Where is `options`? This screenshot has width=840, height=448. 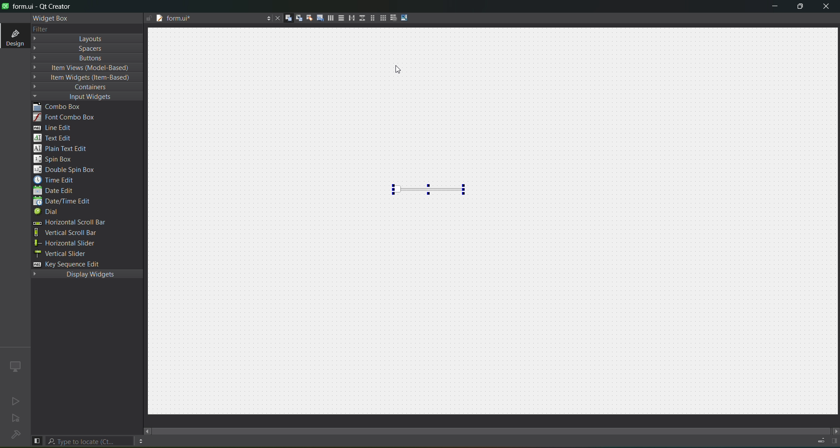 options is located at coordinates (266, 19).